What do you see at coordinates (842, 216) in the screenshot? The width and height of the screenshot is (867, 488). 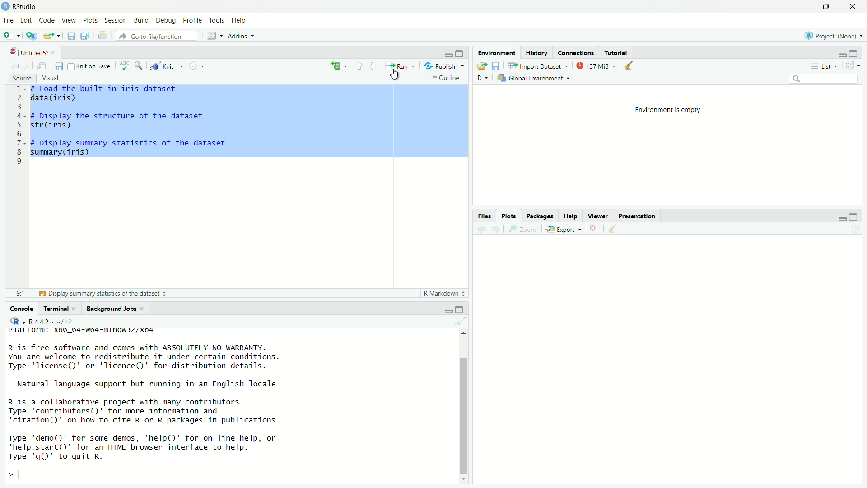 I see `Hide` at bounding box center [842, 216].